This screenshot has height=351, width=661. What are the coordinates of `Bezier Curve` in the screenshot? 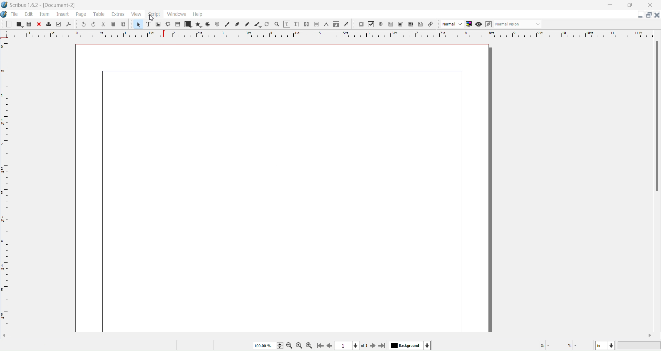 It's located at (237, 24).